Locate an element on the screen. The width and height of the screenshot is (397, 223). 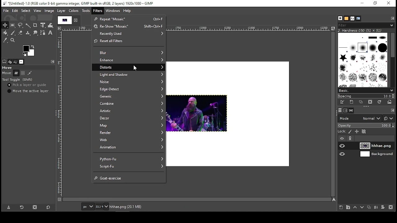
duplicate this brush is located at coordinates (360, 102).